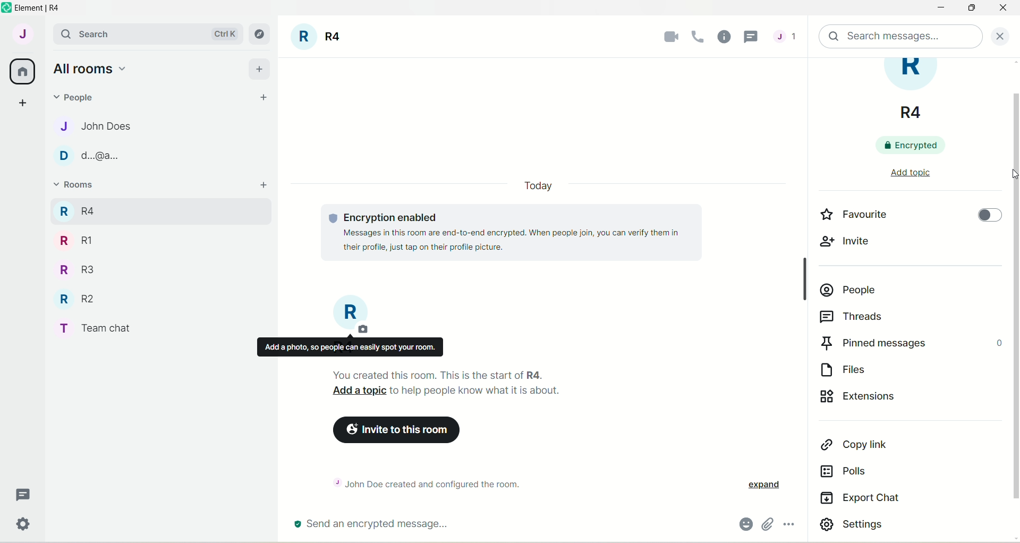 This screenshot has width=1020, height=543. What do you see at coordinates (785, 39) in the screenshot?
I see `threads` at bounding box center [785, 39].